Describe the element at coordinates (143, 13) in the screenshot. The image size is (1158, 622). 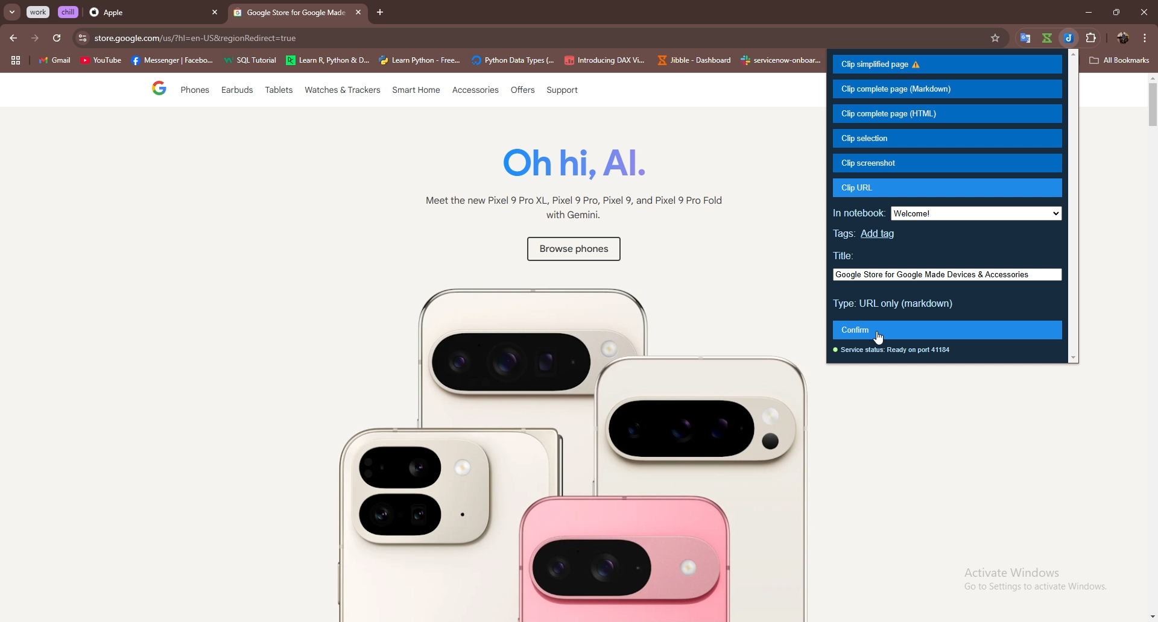
I see `Apple` at that location.